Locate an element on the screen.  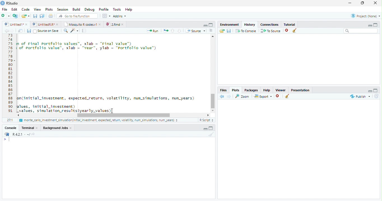
Zoom is located at coordinates (243, 96).